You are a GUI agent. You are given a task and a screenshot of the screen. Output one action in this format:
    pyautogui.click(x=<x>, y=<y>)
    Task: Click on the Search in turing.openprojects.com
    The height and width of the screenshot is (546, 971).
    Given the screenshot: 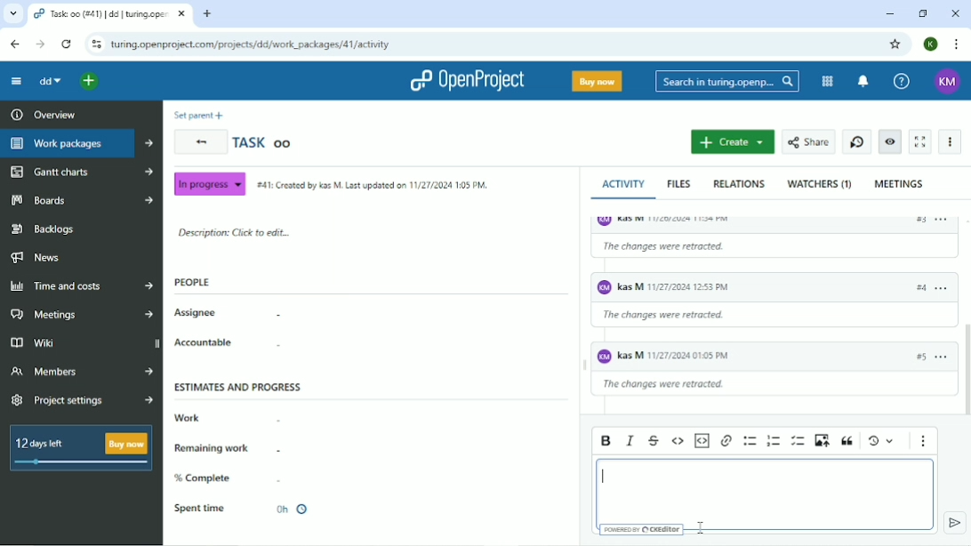 What is the action you would take?
    pyautogui.click(x=726, y=81)
    